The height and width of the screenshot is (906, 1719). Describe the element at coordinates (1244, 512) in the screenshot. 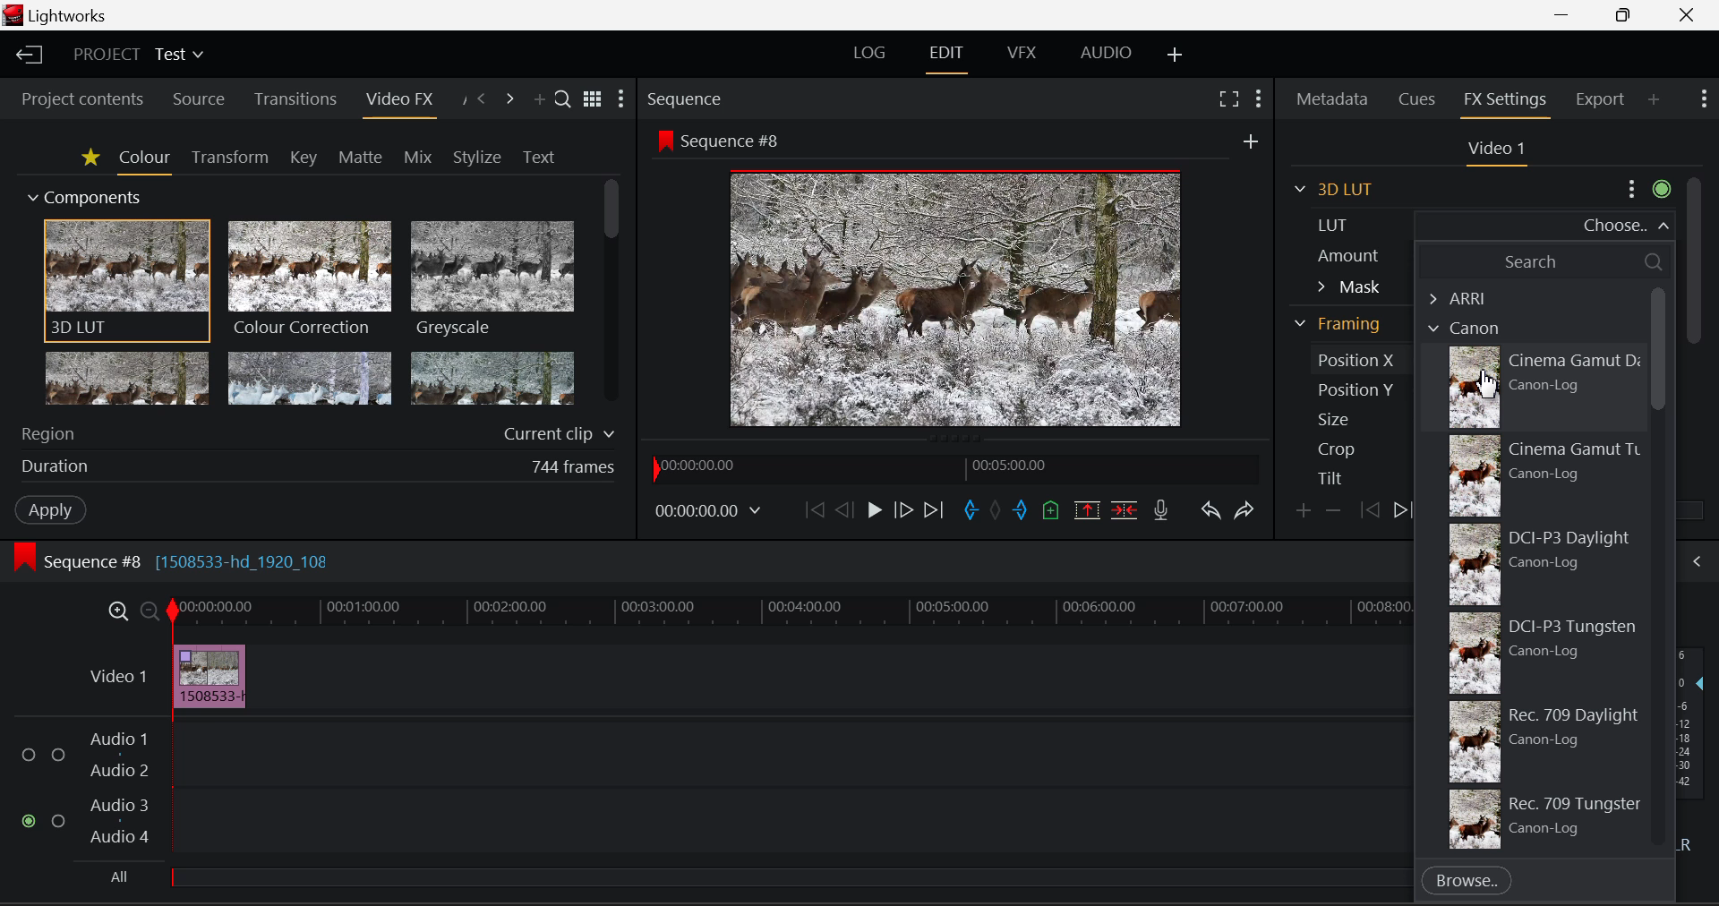

I see `Redo` at that location.